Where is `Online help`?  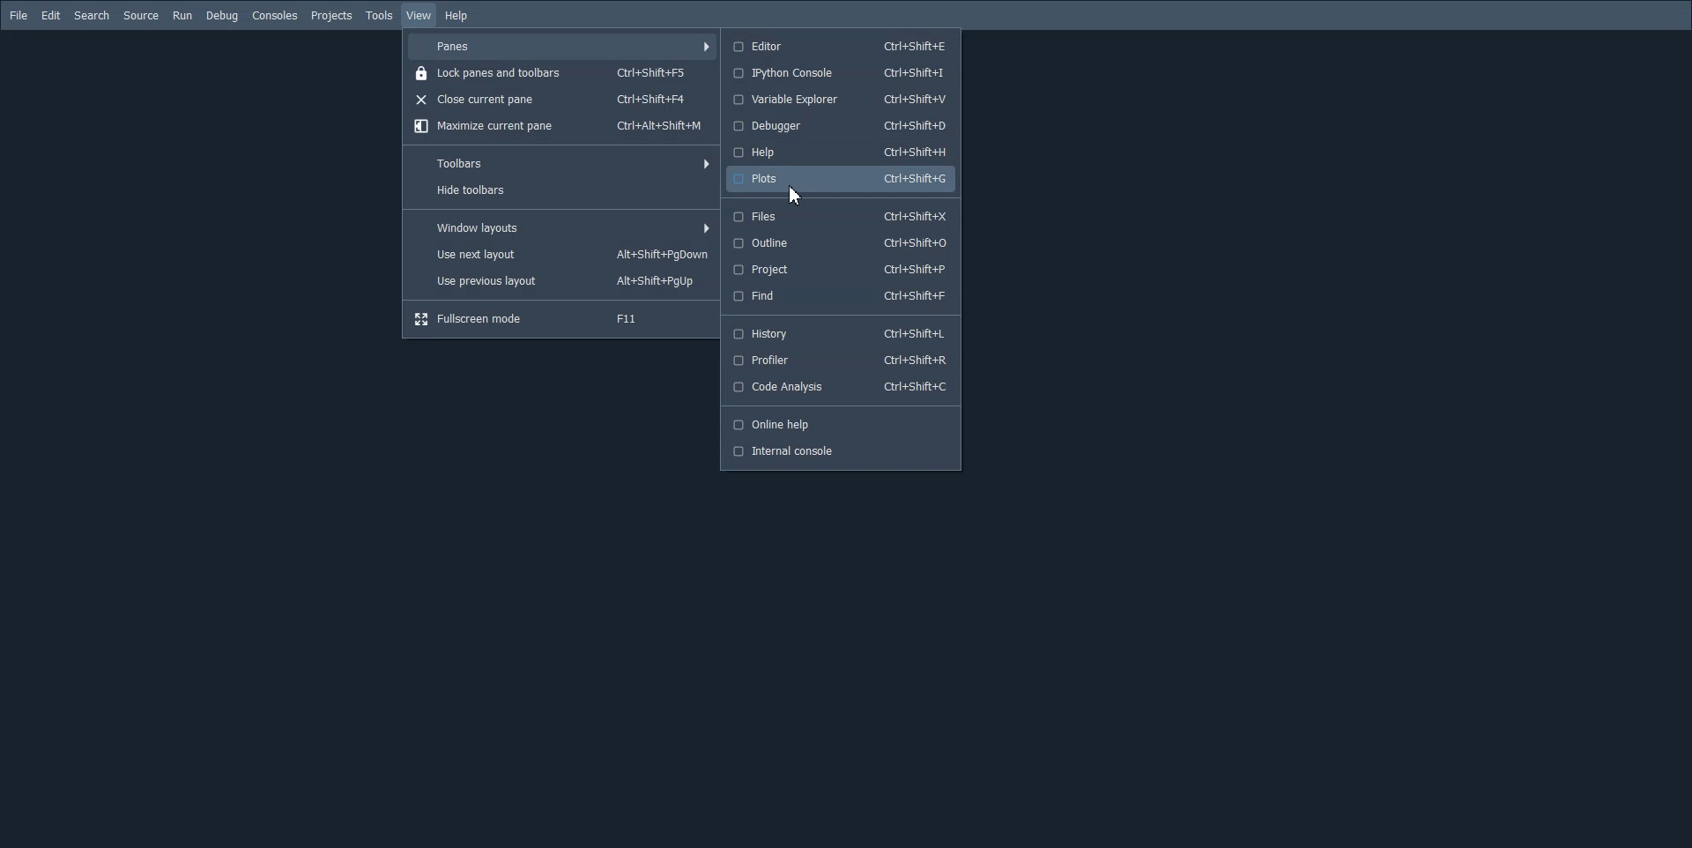
Online help is located at coordinates (843, 424).